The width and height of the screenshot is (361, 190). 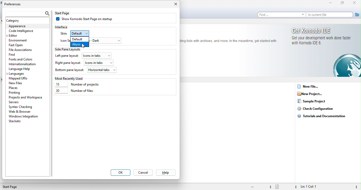 What do you see at coordinates (67, 13) in the screenshot?
I see `start page` at bounding box center [67, 13].